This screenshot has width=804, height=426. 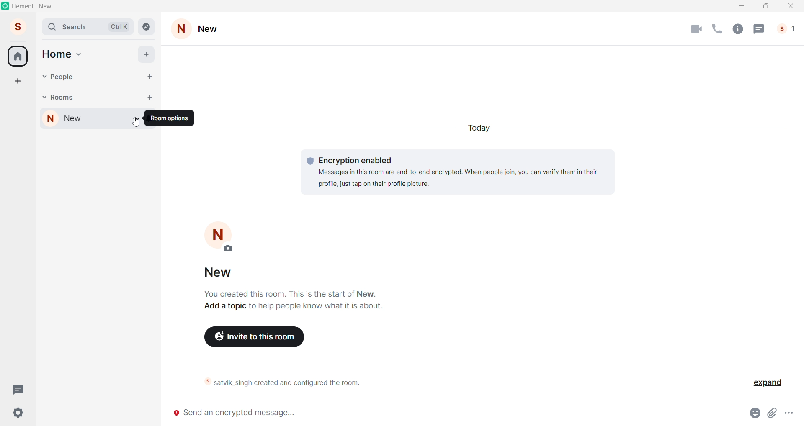 I want to click on Rooms Dropdown, so click(x=44, y=96).